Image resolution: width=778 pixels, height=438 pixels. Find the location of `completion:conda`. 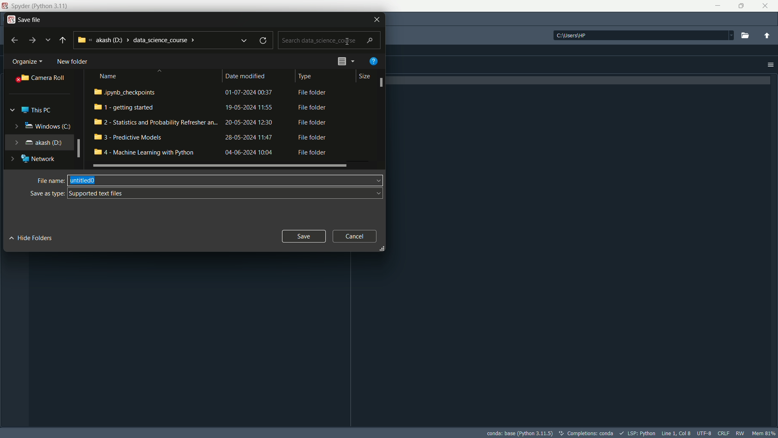

completion:conda is located at coordinates (586, 433).